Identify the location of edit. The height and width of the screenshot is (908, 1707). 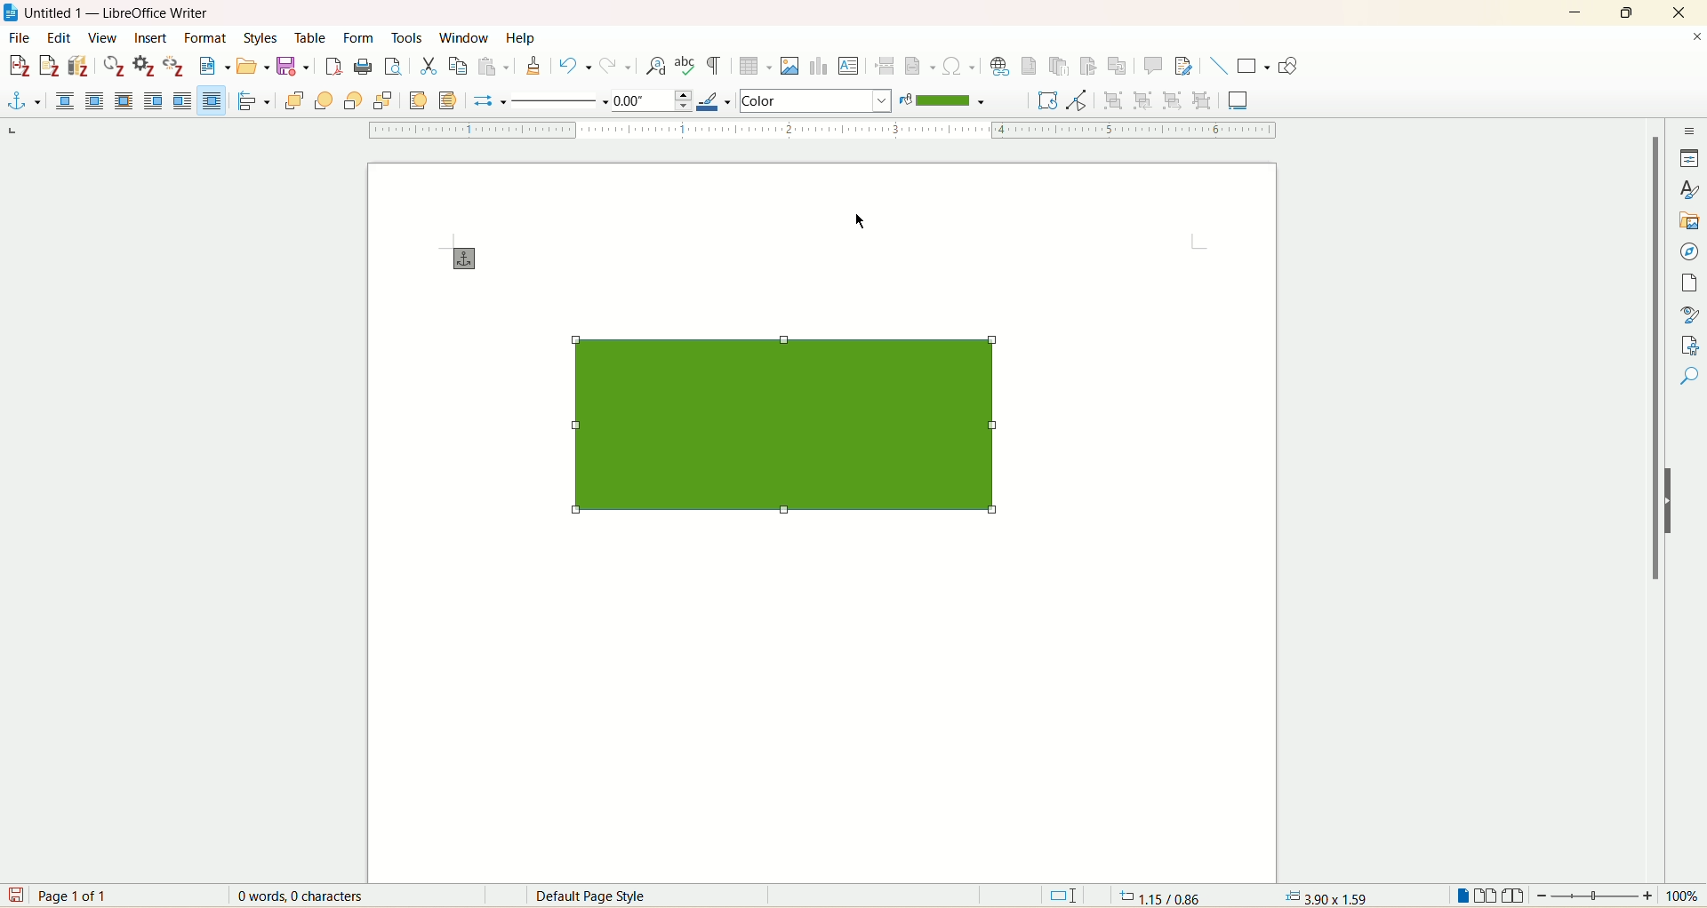
(56, 37).